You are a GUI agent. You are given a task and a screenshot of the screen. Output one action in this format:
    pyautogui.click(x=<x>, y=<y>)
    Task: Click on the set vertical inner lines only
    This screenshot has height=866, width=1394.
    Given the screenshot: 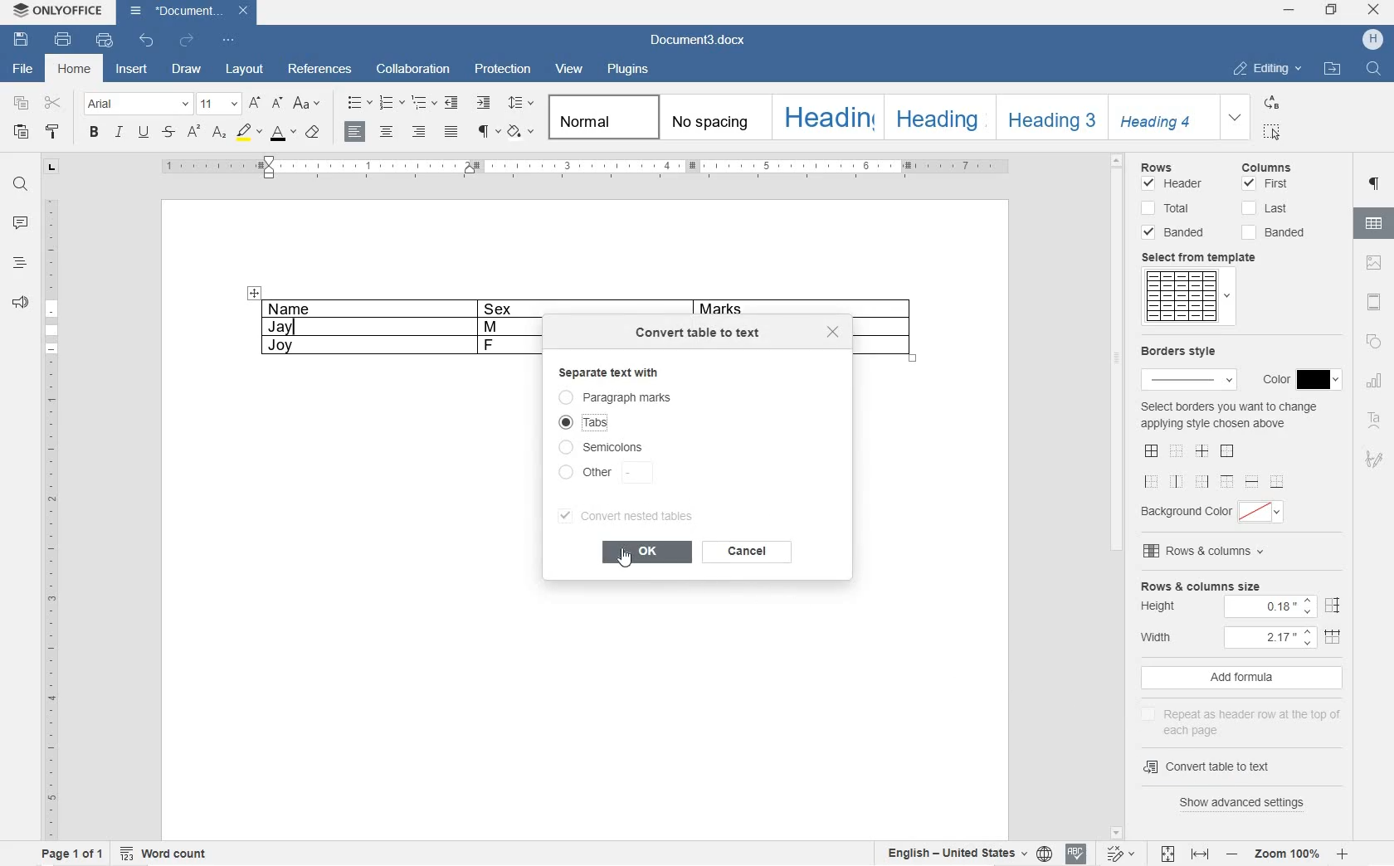 What is the action you would take?
    pyautogui.click(x=1177, y=480)
    